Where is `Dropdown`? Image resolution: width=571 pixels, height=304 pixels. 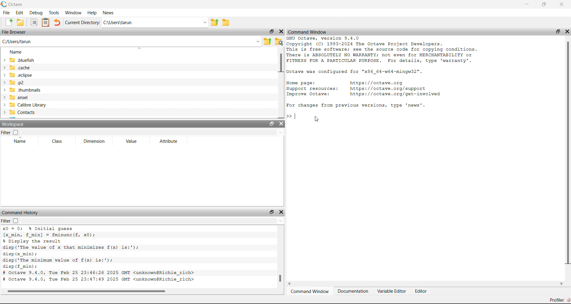 Dropdown is located at coordinates (257, 41).